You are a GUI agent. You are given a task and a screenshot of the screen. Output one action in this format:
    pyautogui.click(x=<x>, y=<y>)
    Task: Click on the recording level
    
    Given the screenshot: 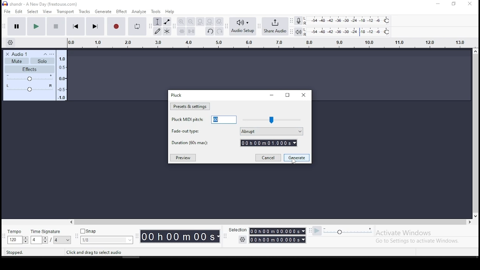 What is the action you would take?
    pyautogui.click(x=348, y=20)
    